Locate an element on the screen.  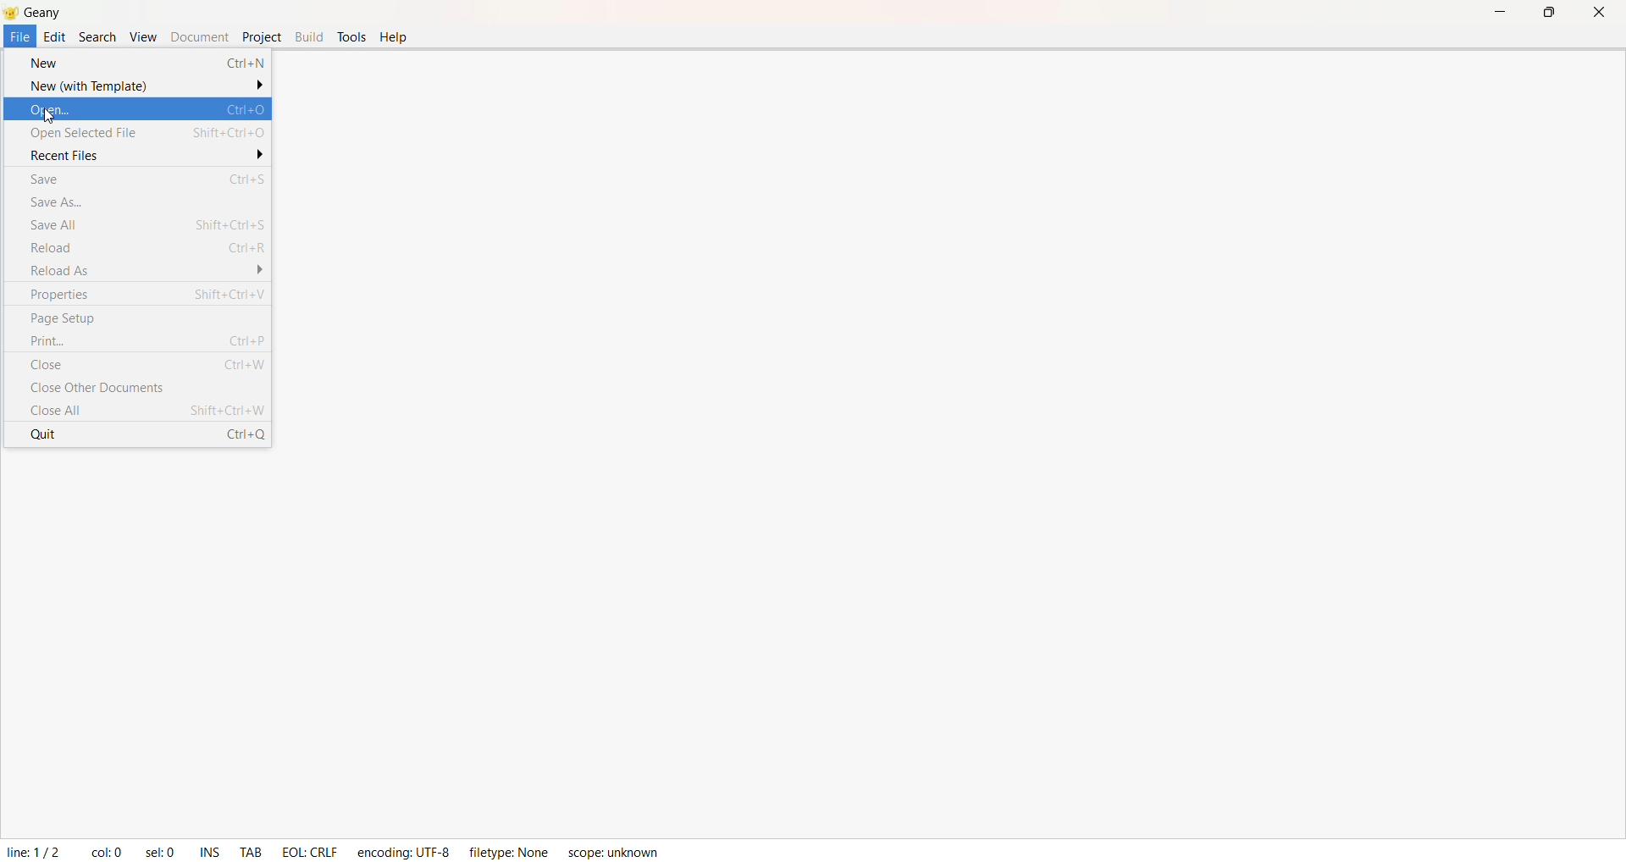
col: 0 is located at coordinates (101, 852).